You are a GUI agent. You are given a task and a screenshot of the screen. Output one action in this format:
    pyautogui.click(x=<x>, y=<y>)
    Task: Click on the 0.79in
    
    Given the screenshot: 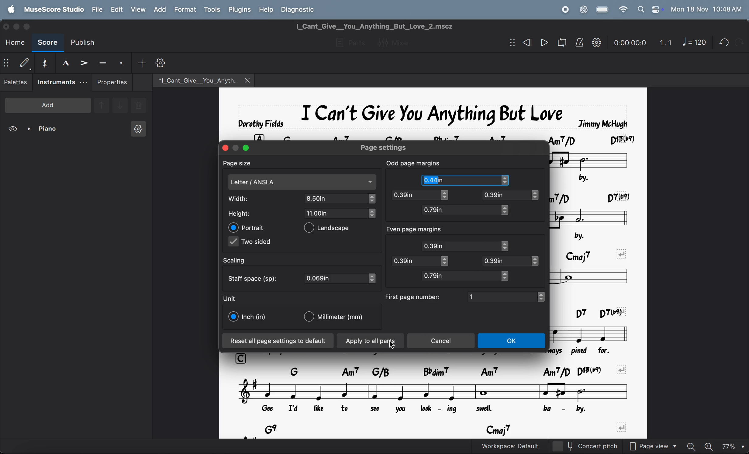 What is the action you would take?
    pyautogui.click(x=459, y=210)
    